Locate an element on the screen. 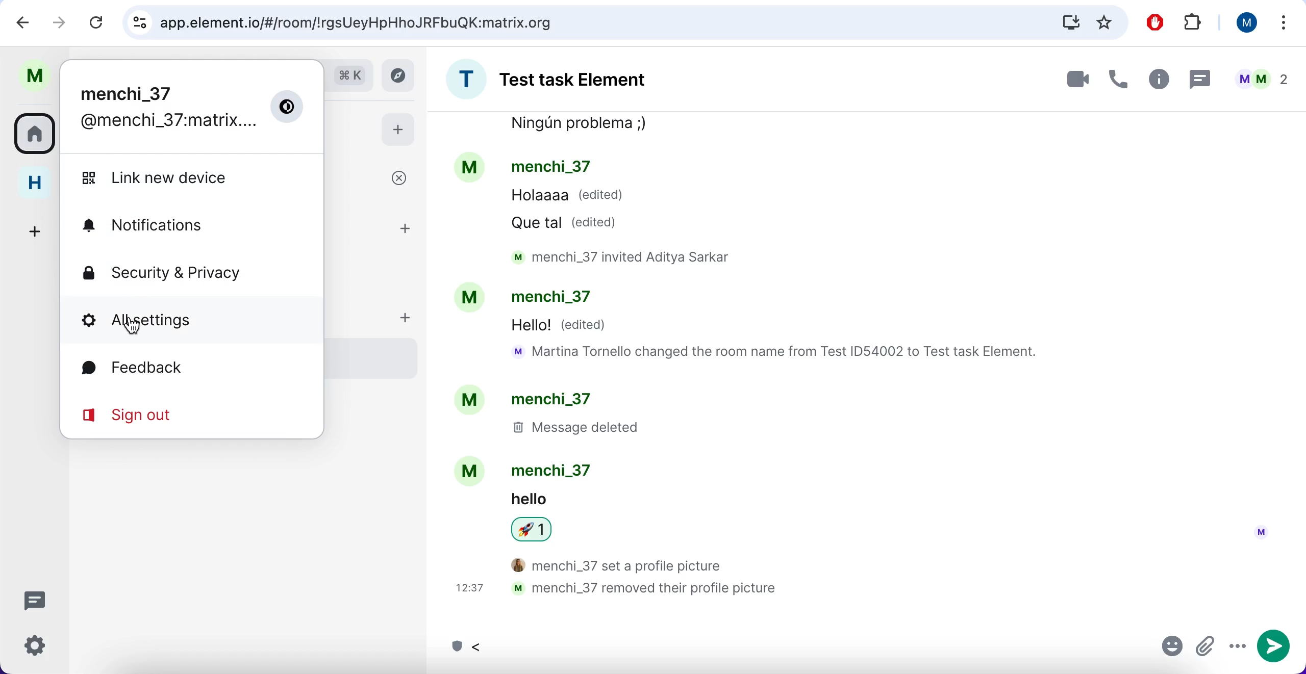  emoji is located at coordinates (1168, 649).